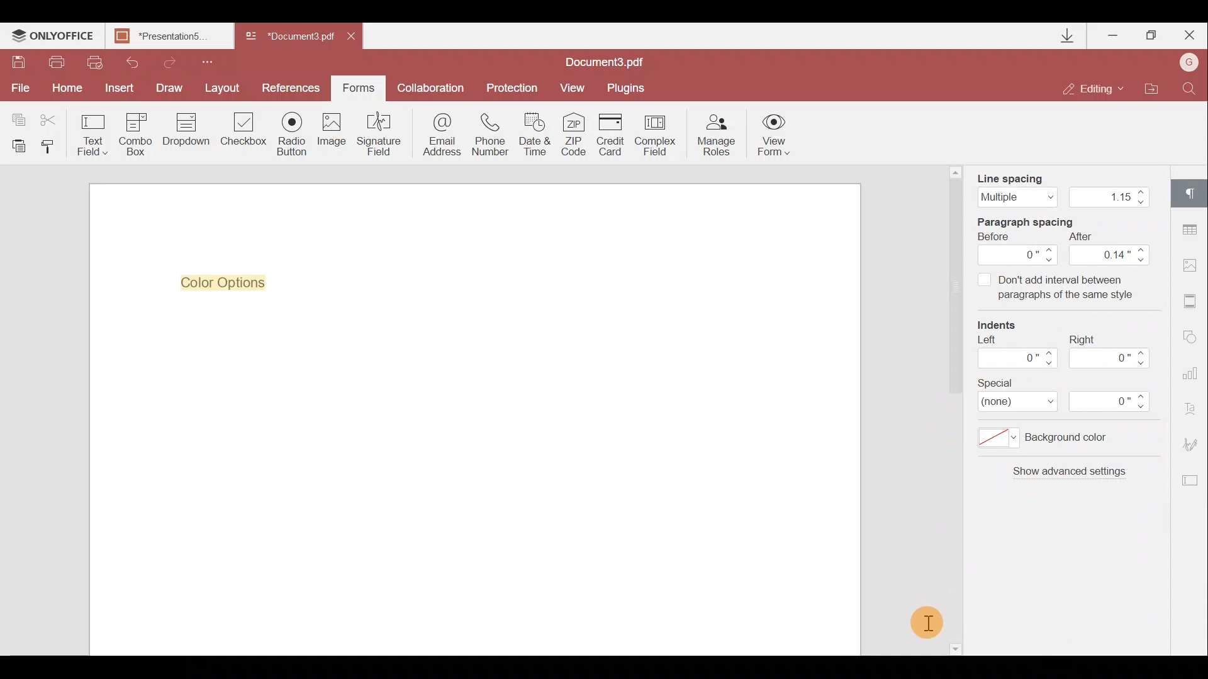 The height and width of the screenshot is (679, 1208). What do you see at coordinates (1194, 265) in the screenshot?
I see `Image settings` at bounding box center [1194, 265].